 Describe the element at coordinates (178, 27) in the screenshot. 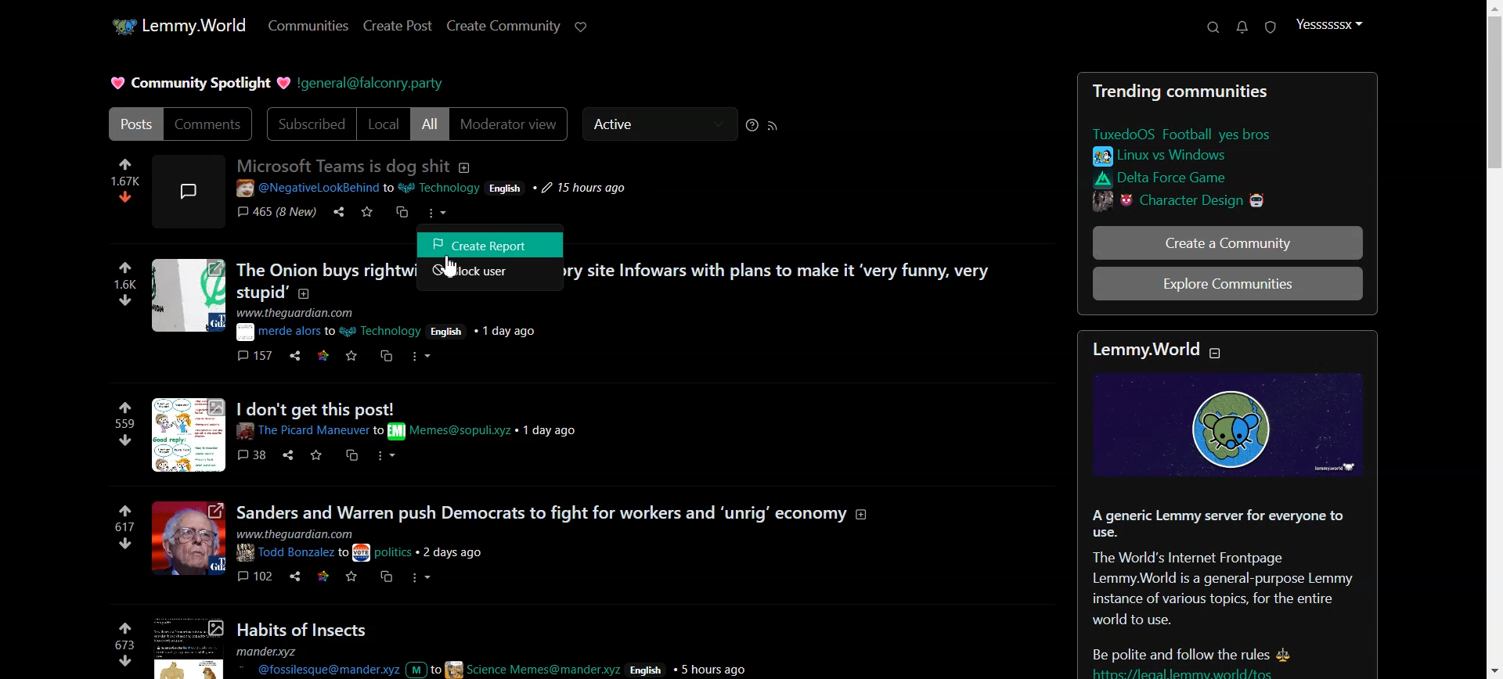

I see `Home Page` at that location.